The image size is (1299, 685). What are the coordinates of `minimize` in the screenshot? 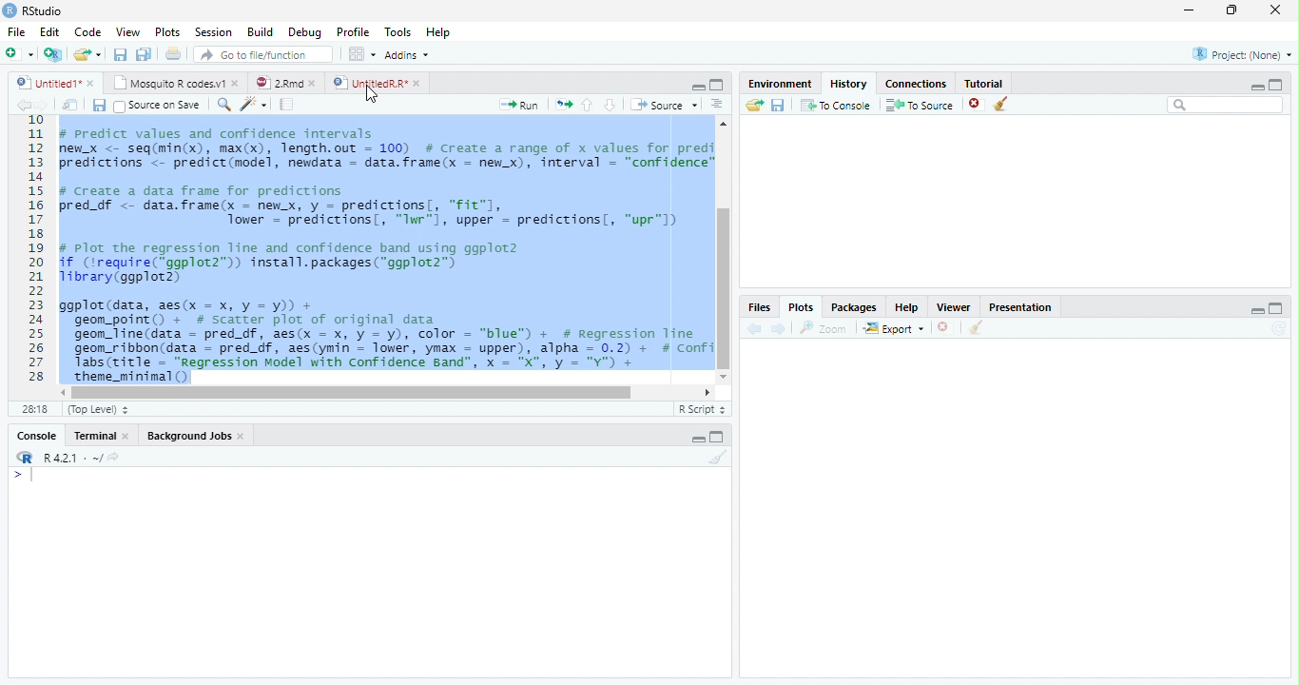 It's located at (698, 88).